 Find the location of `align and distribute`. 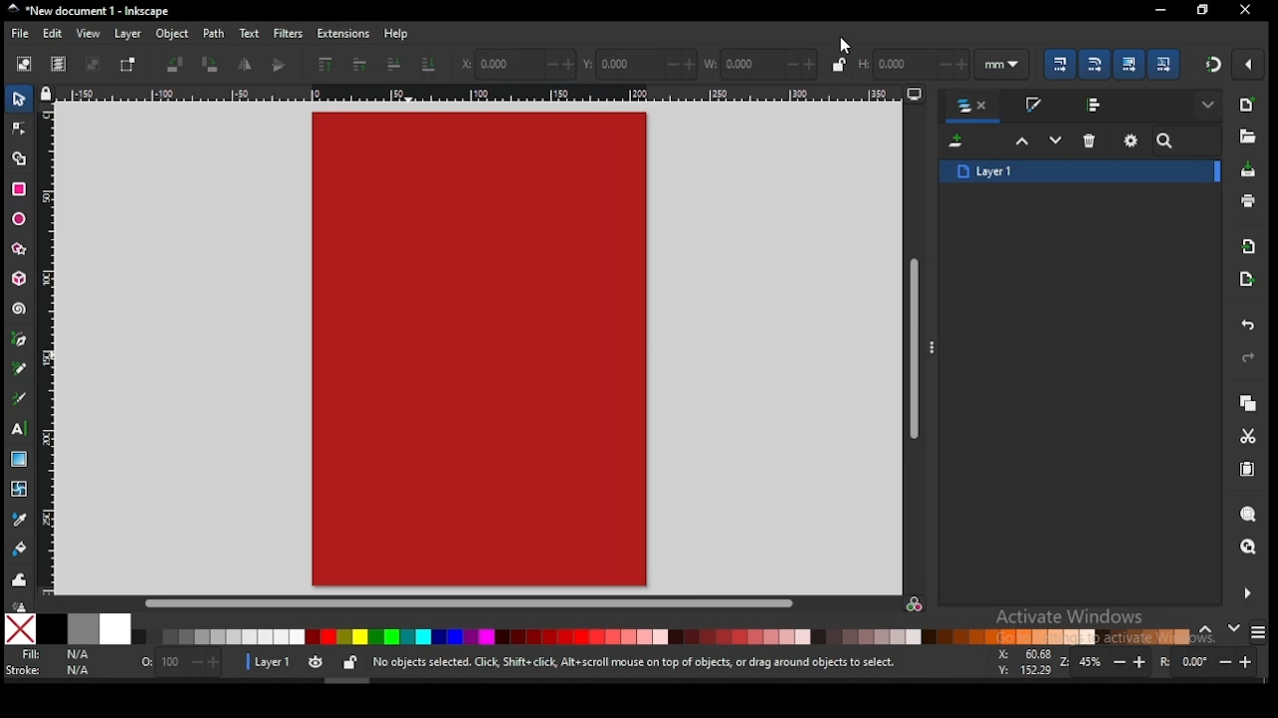

align and distribute is located at coordinates (1096, 104).